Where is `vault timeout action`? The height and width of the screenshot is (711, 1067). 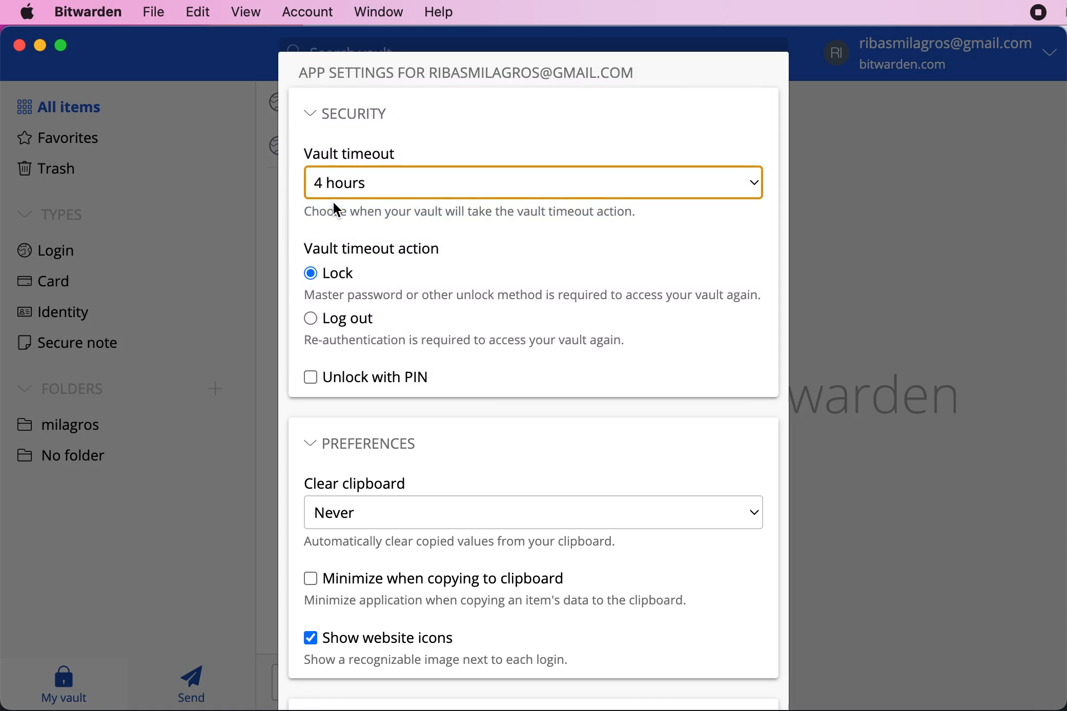 vault timeout action is located at coordinates (372, 248).